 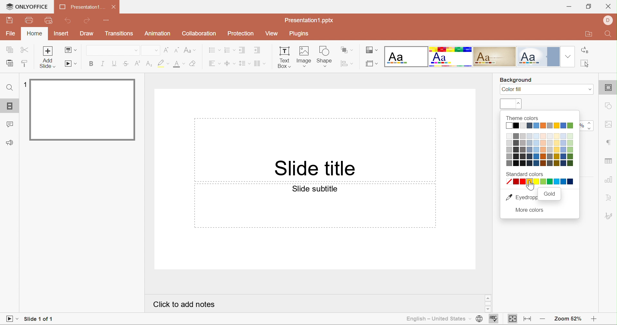 I want to click on Strikethrough, so click(x=125, y=65).